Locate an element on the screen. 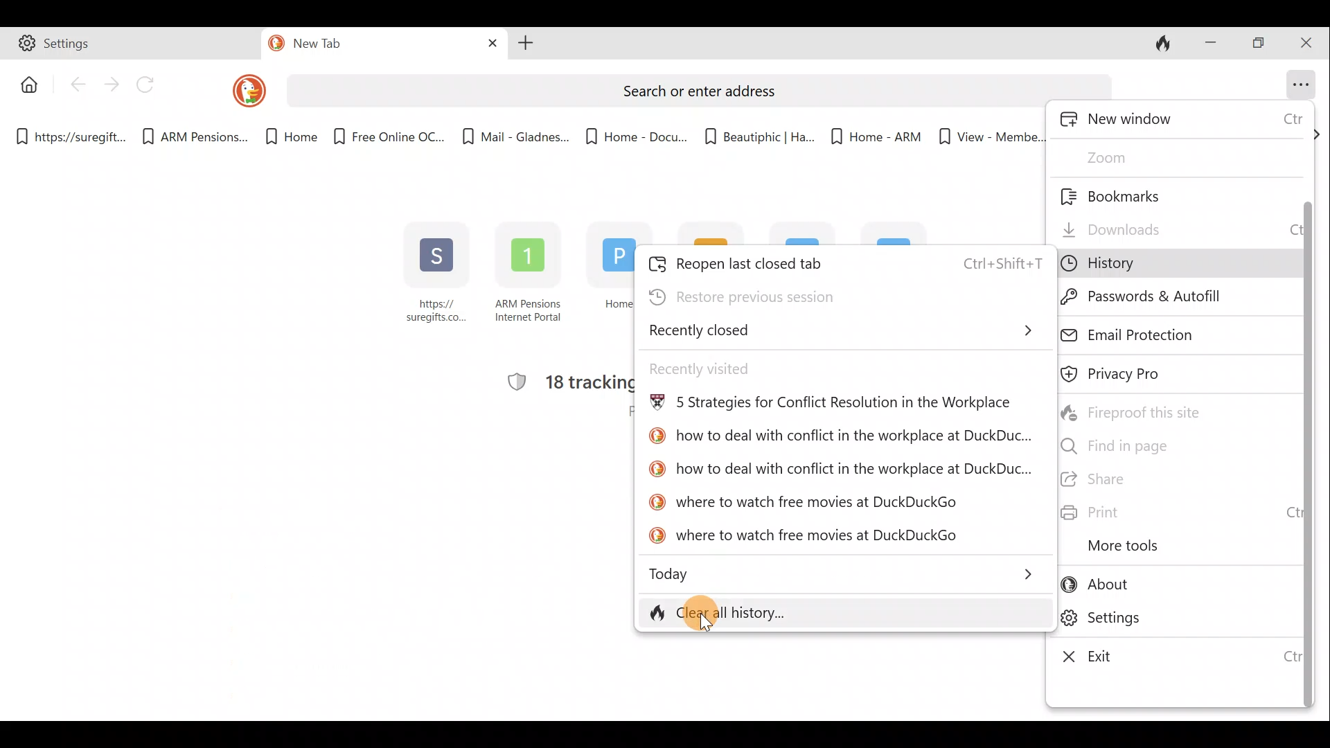 This screenshot has width=1330, height=748. tracking logo is located at coordinates (510, 382).